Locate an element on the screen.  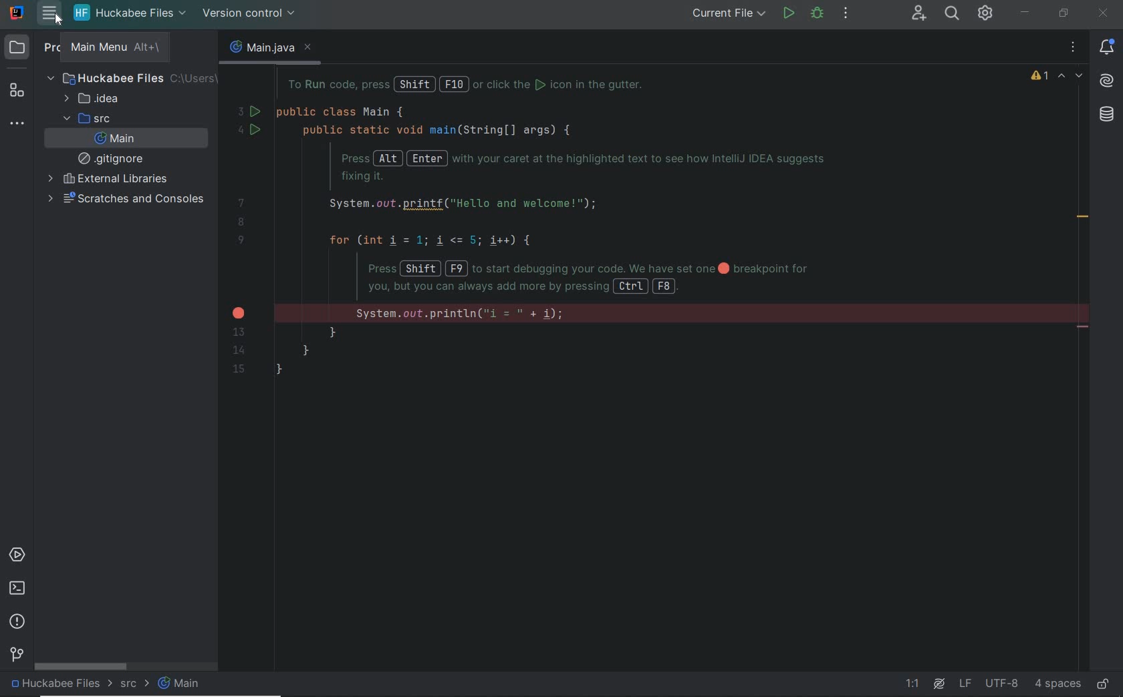
main menu is located at coordinates (116, 46).